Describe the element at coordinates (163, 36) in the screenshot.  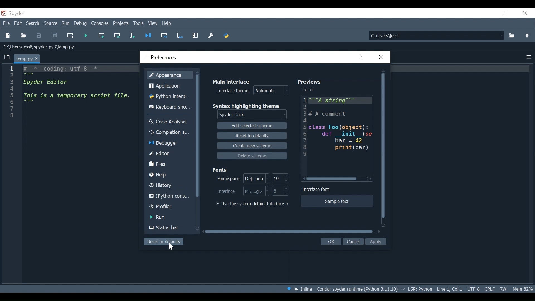
I see `Debug cell` at that location.